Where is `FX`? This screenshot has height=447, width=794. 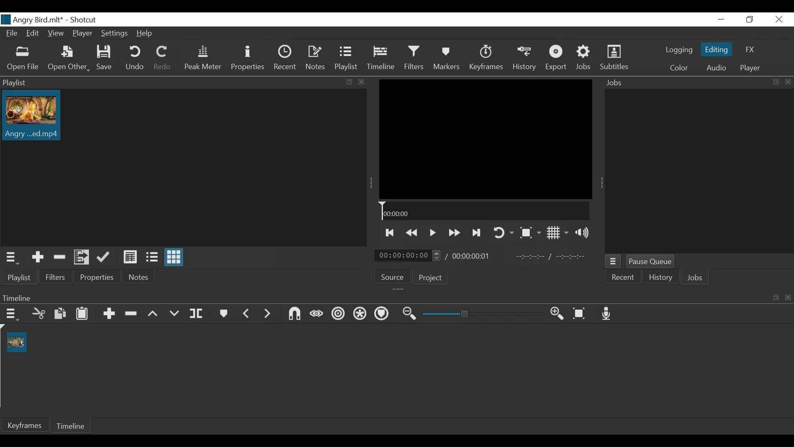 FX is located at coordinates (750, 50).